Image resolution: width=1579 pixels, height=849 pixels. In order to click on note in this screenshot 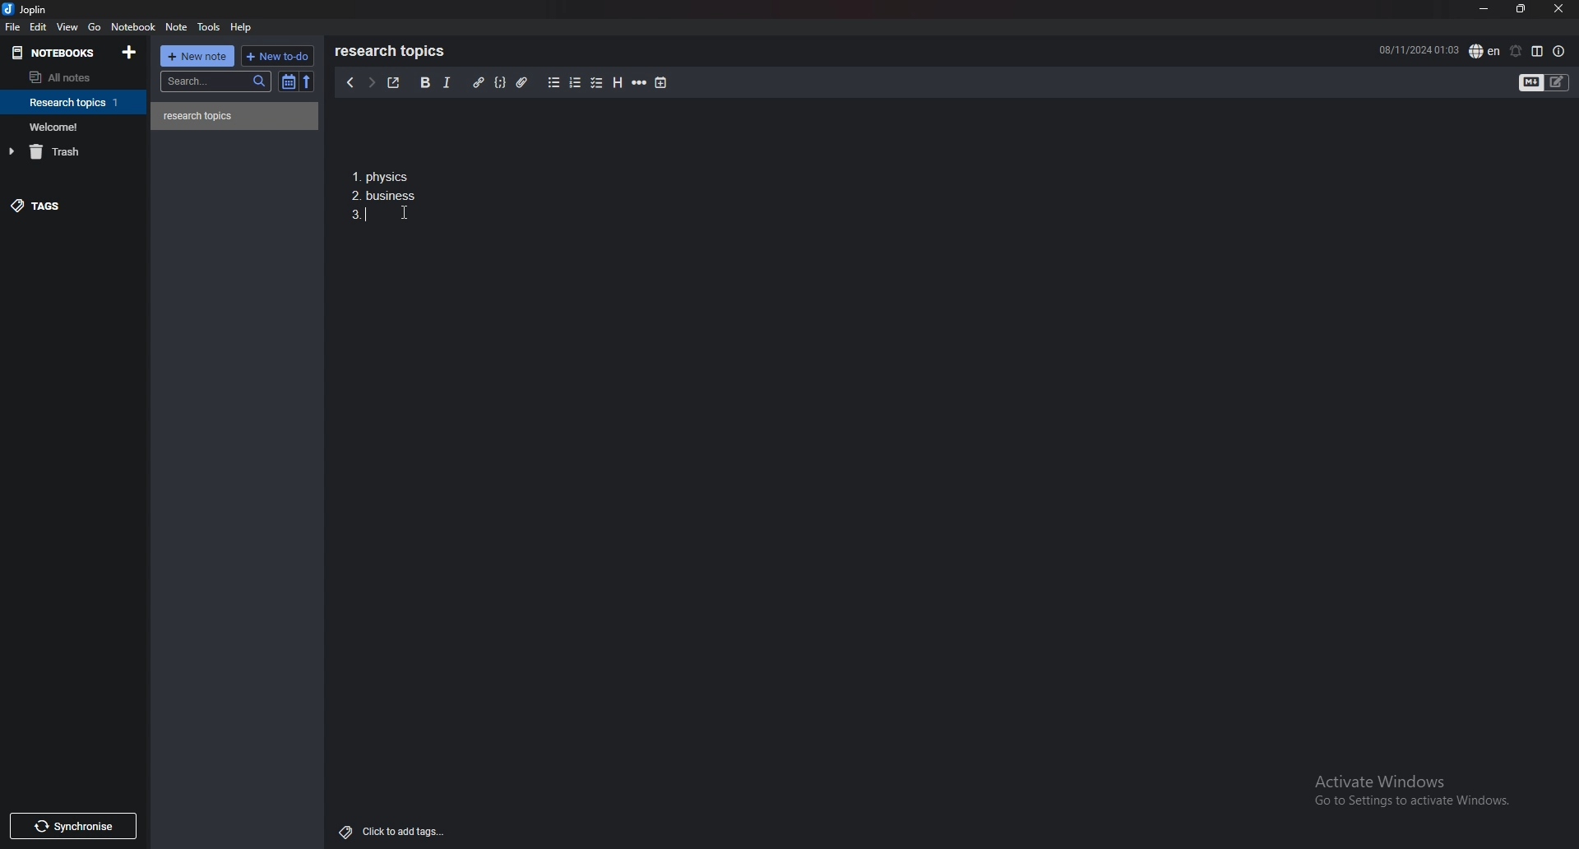, I will do `click(176, 27)`.